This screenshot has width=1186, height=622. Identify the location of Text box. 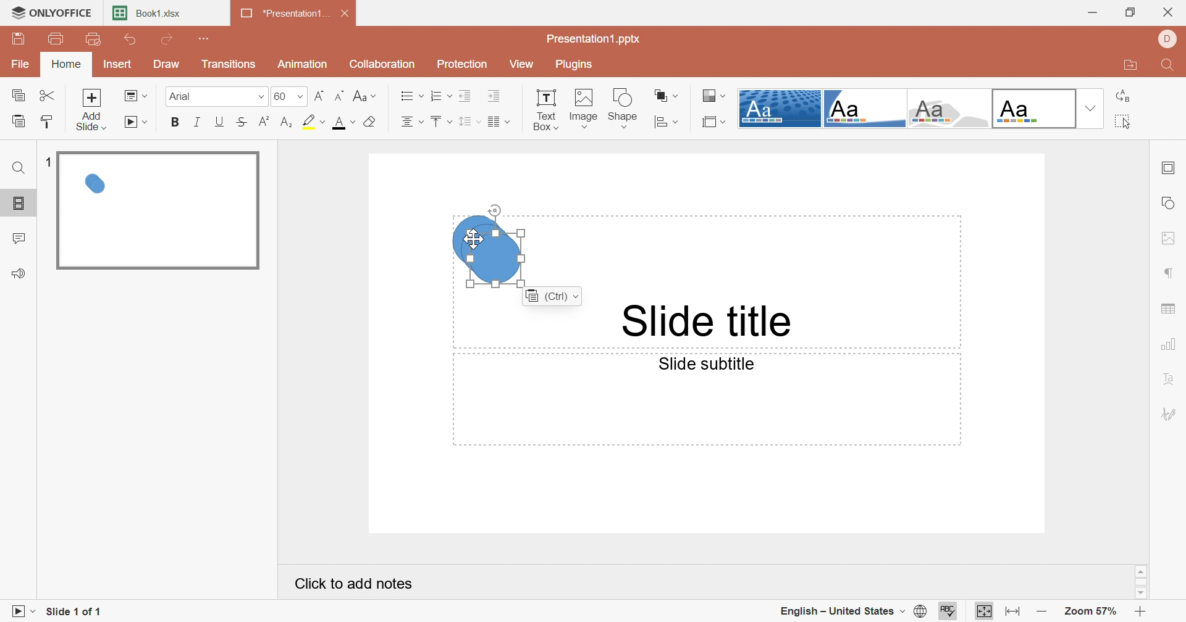
(545, 109).